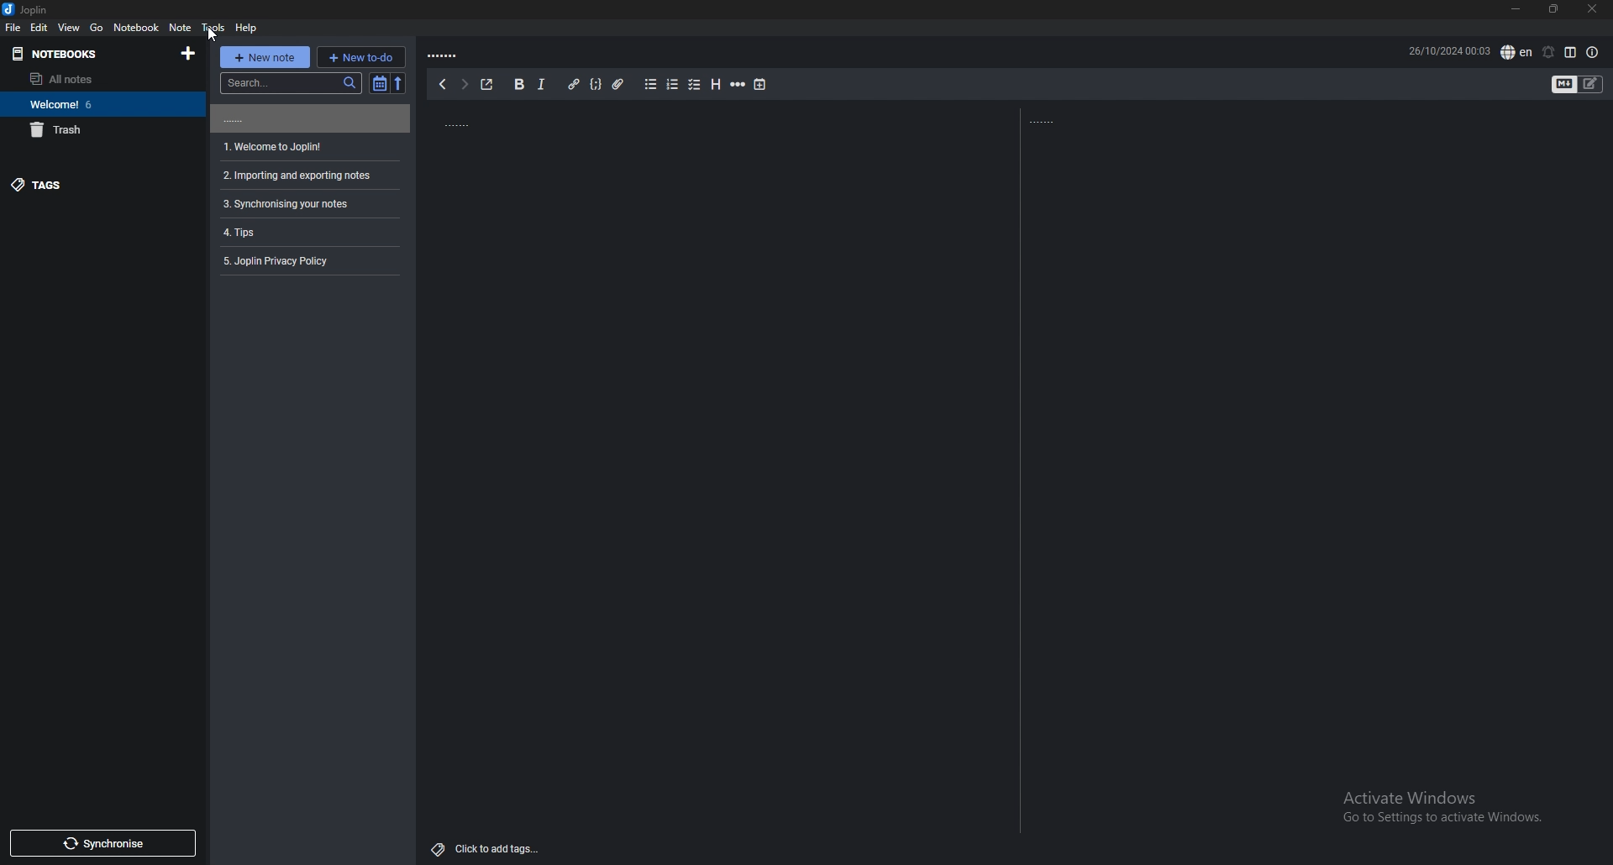 This screenshot has height=865, width=1613. What do you see at coordinates (28, 10) in the screenshot?
I see `Joplin` at bounding box center [28, 10].